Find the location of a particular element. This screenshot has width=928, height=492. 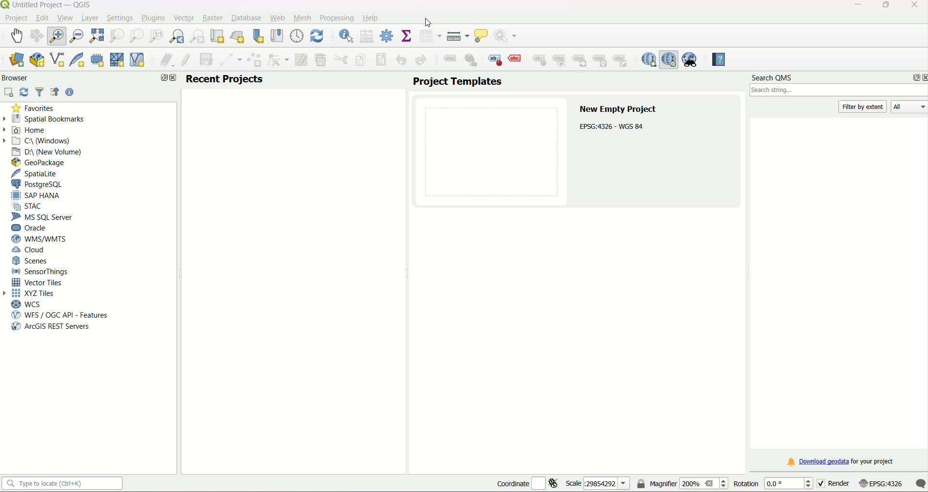

Raster is located at coordinates (212, 17).